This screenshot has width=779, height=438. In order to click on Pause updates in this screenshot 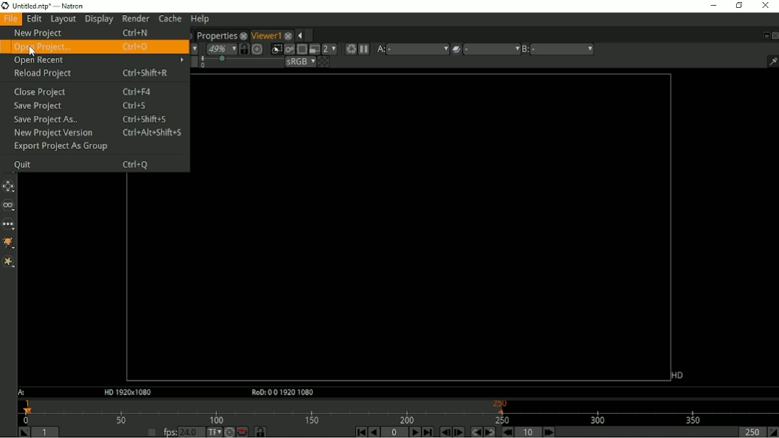, I will do `click(364, 49)`.